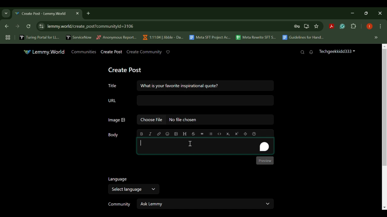  Describe the element at coordinates (190, 144) in the screenshot. I see `Cursor on Post Body Textbox` at that location.